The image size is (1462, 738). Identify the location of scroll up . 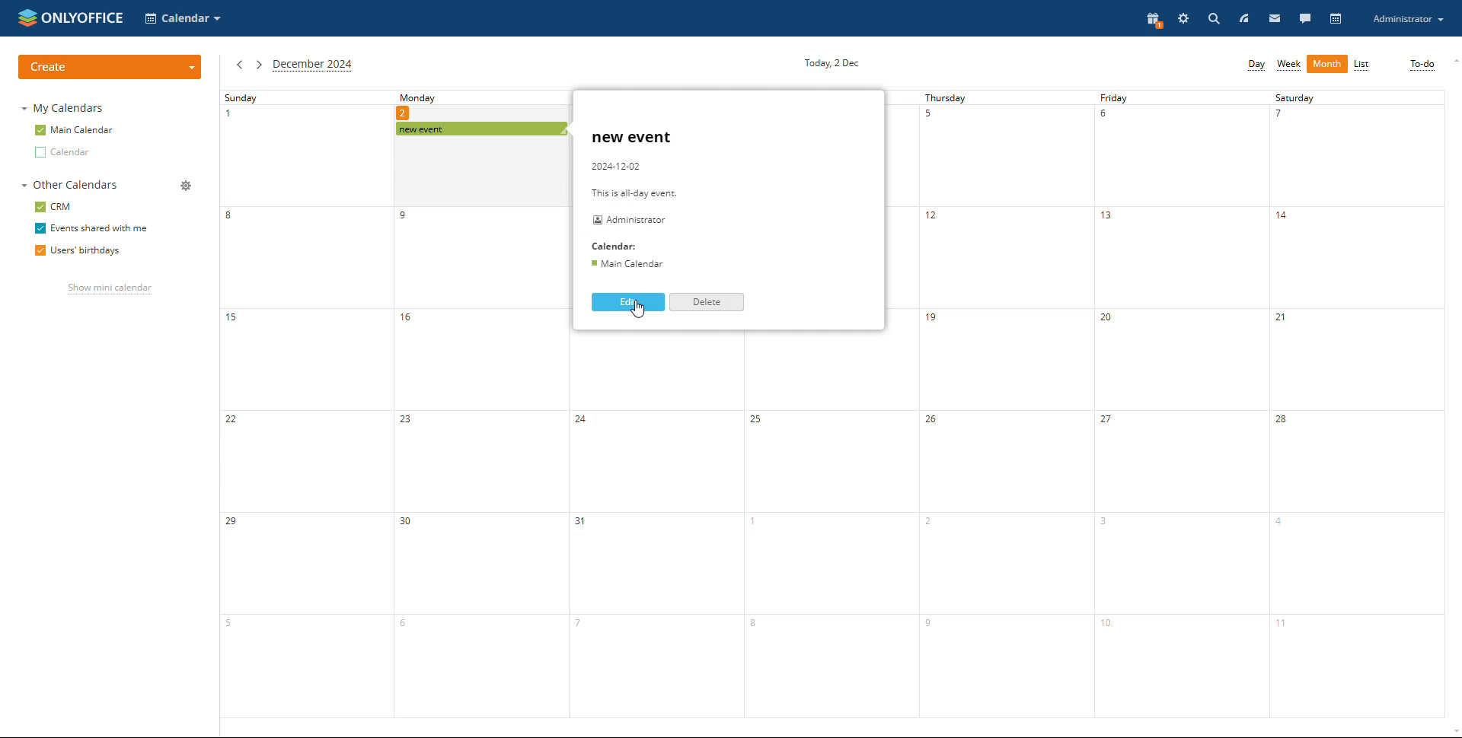
(1453, 62).